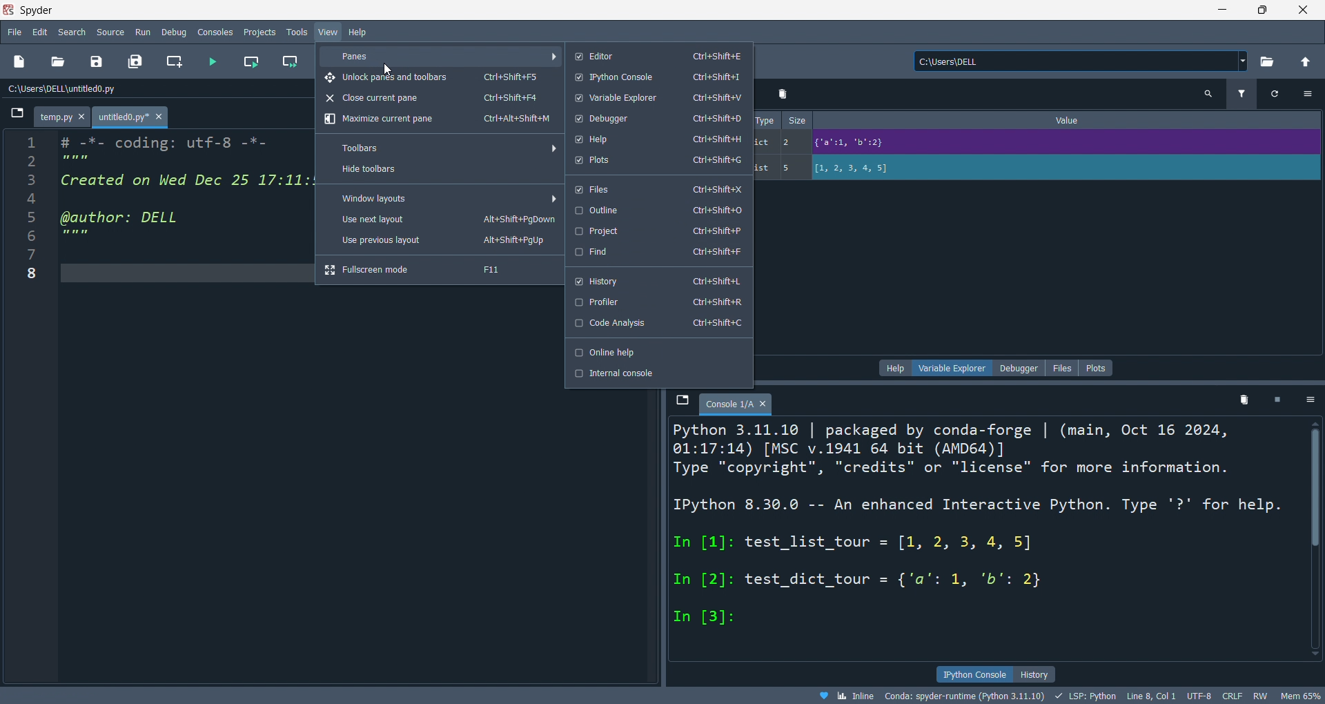  I want to click on project, so click(660, 230).